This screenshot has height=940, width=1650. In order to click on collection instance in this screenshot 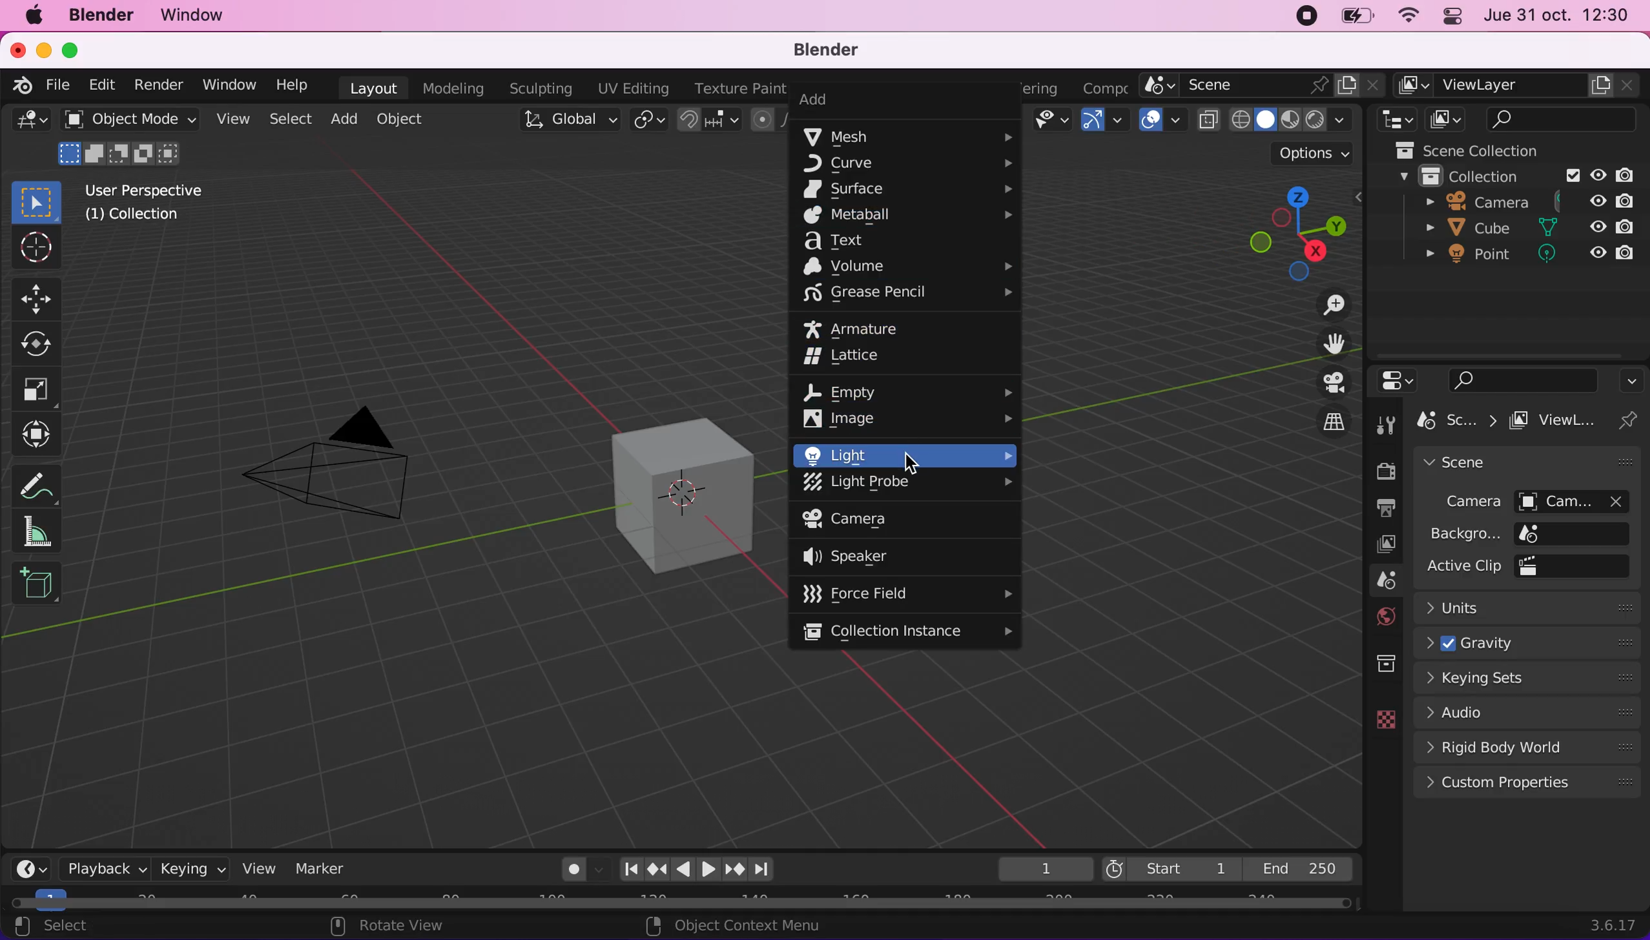, I will do `click(907, 630)`.